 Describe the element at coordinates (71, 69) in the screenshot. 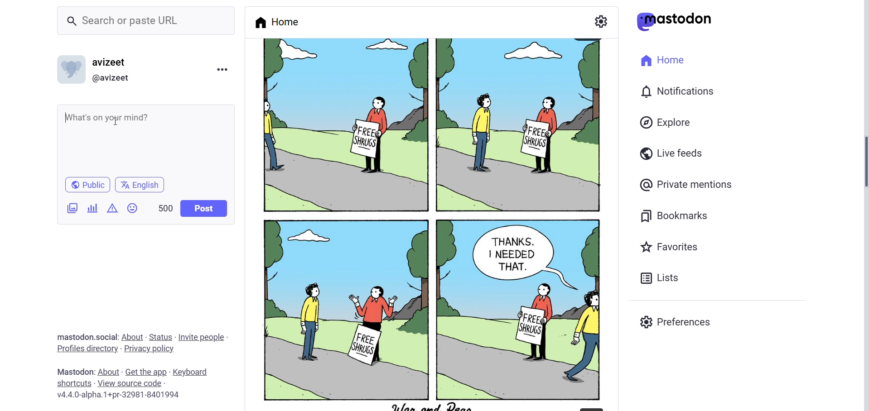

I see `Profile Picture` at that location.